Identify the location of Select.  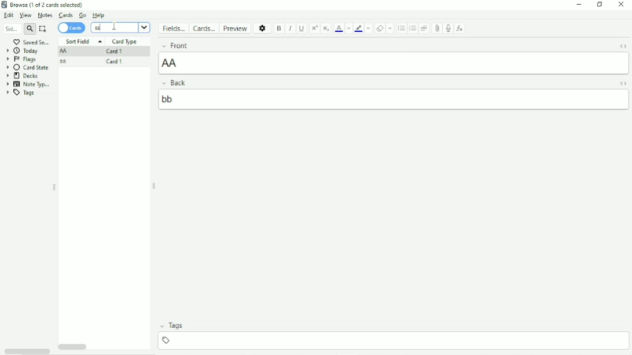
(43, 29).